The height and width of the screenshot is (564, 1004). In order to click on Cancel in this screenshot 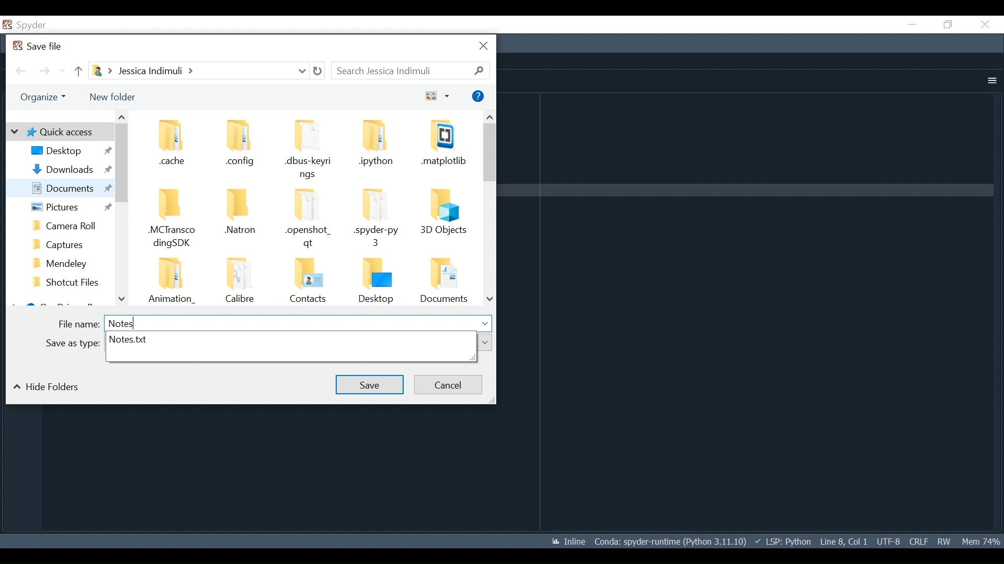, I will do `click(448, 385)`.